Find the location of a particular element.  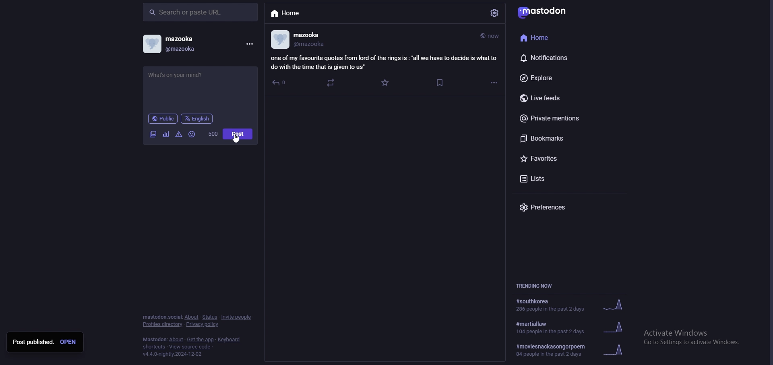

options is located at coordinates (494, 83).